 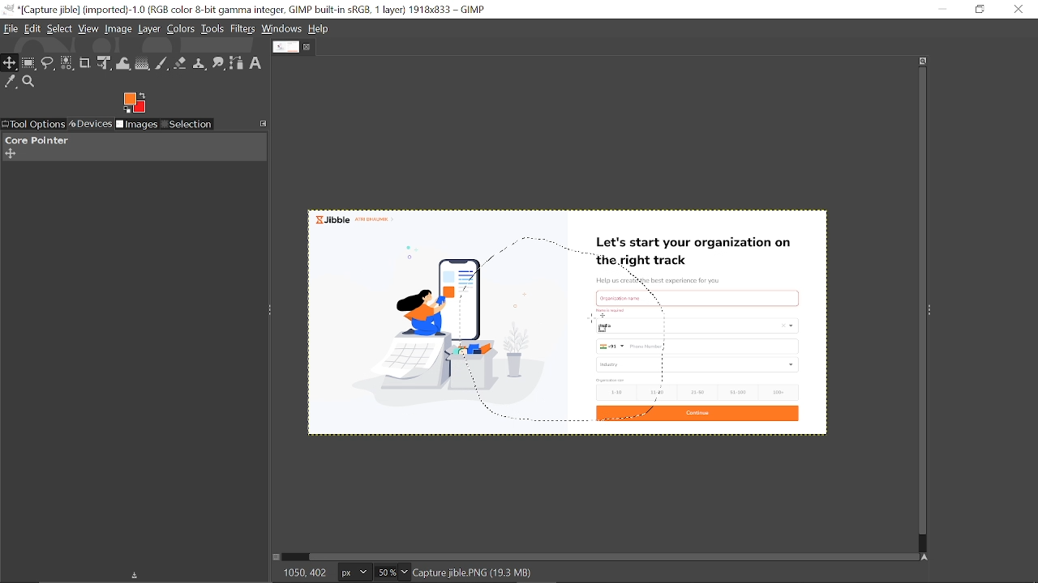 I want to click on Windows, so click(x=281, y=28).